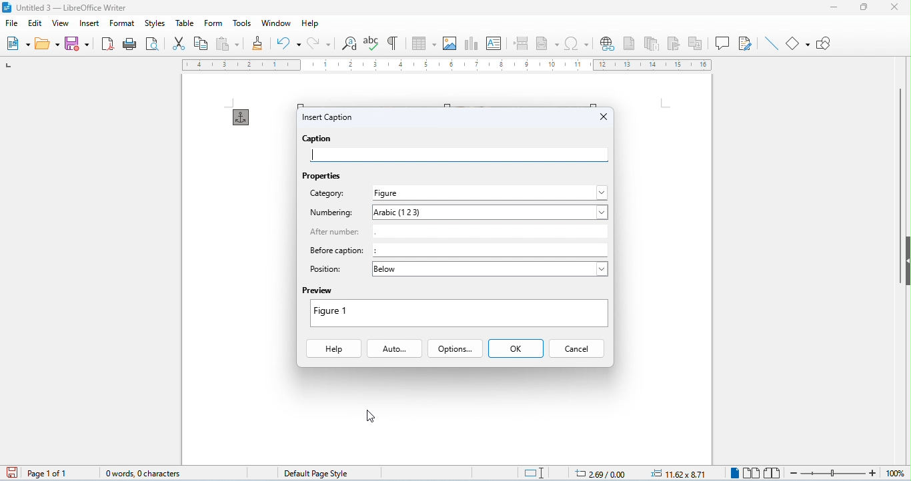 Image resolution: width=911 pixels, height=481 pixels. What do you see at coordinates (862, 8) in the screenshot?
I see `maximize` at bounding box center [862, 8].